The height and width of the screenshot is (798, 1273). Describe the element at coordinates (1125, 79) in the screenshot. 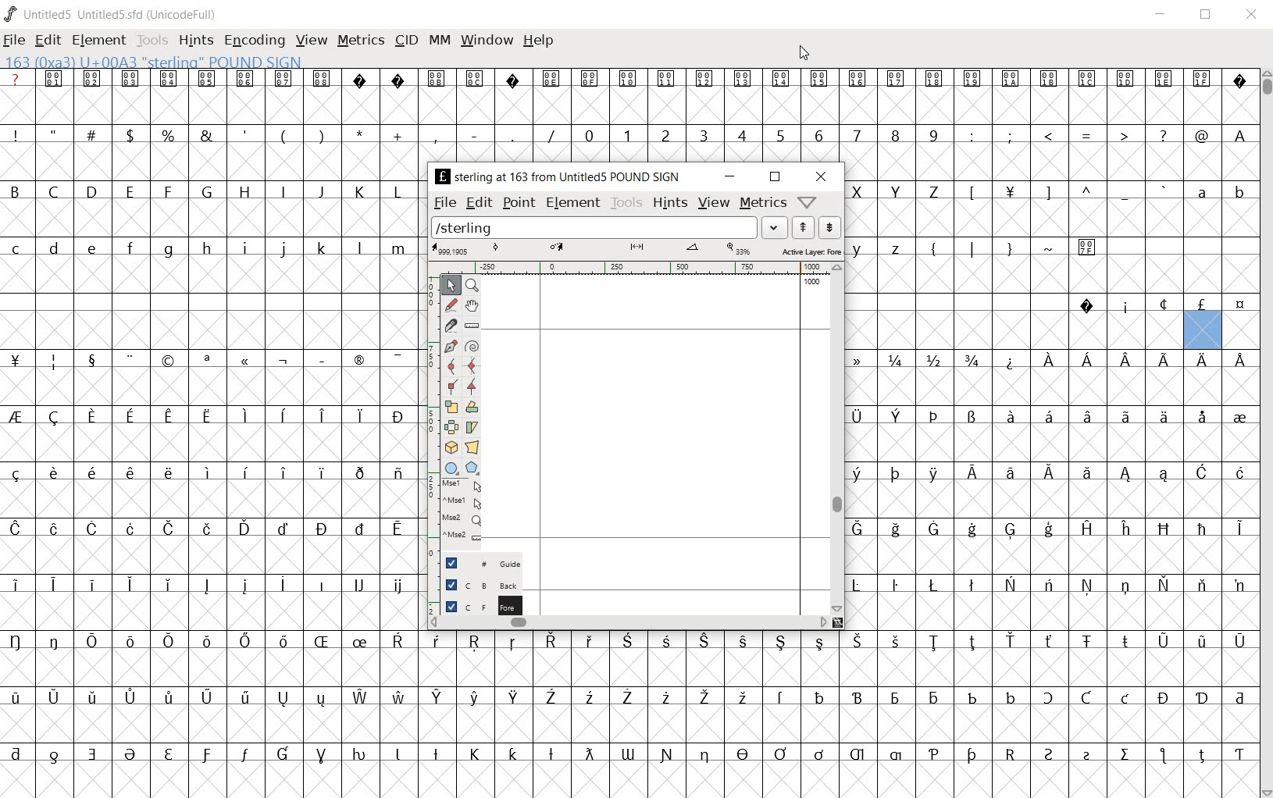

I see `Symbol` at that location.